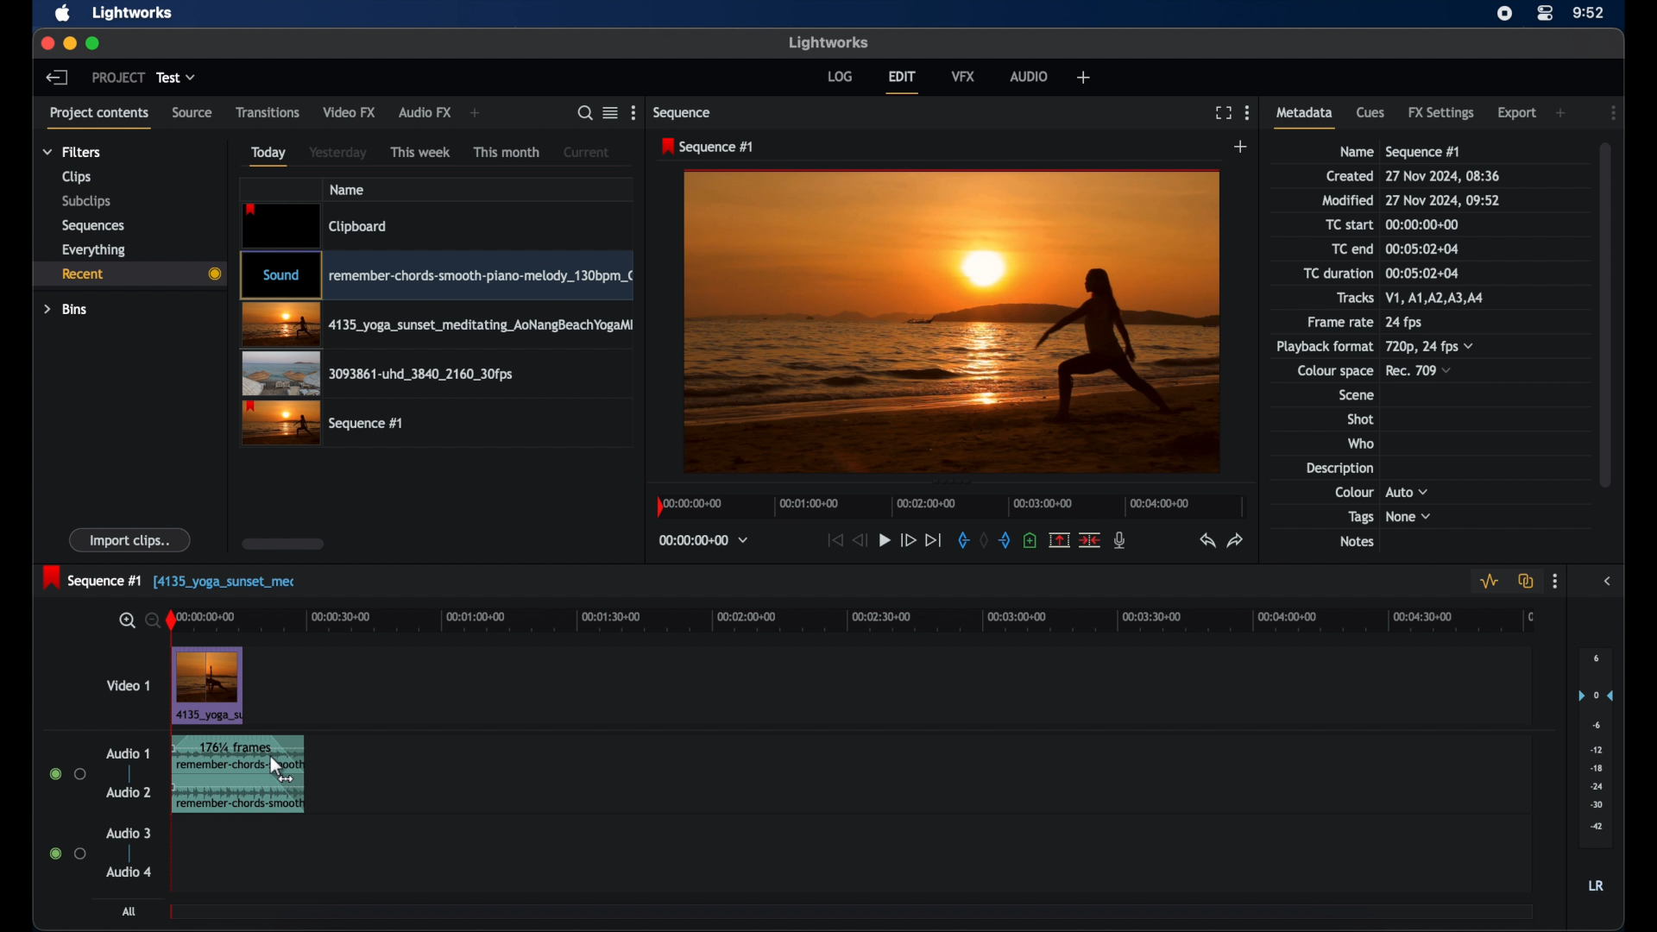 The height and width of the screenshot is (932, 1657). I want to click on cues, so click(1370, 111).